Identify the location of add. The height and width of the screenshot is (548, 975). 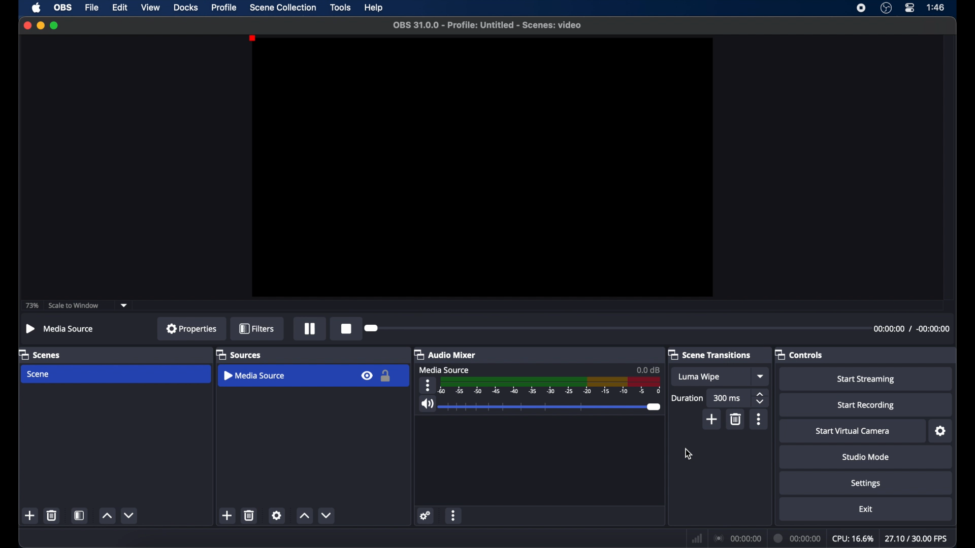
(226, 515).